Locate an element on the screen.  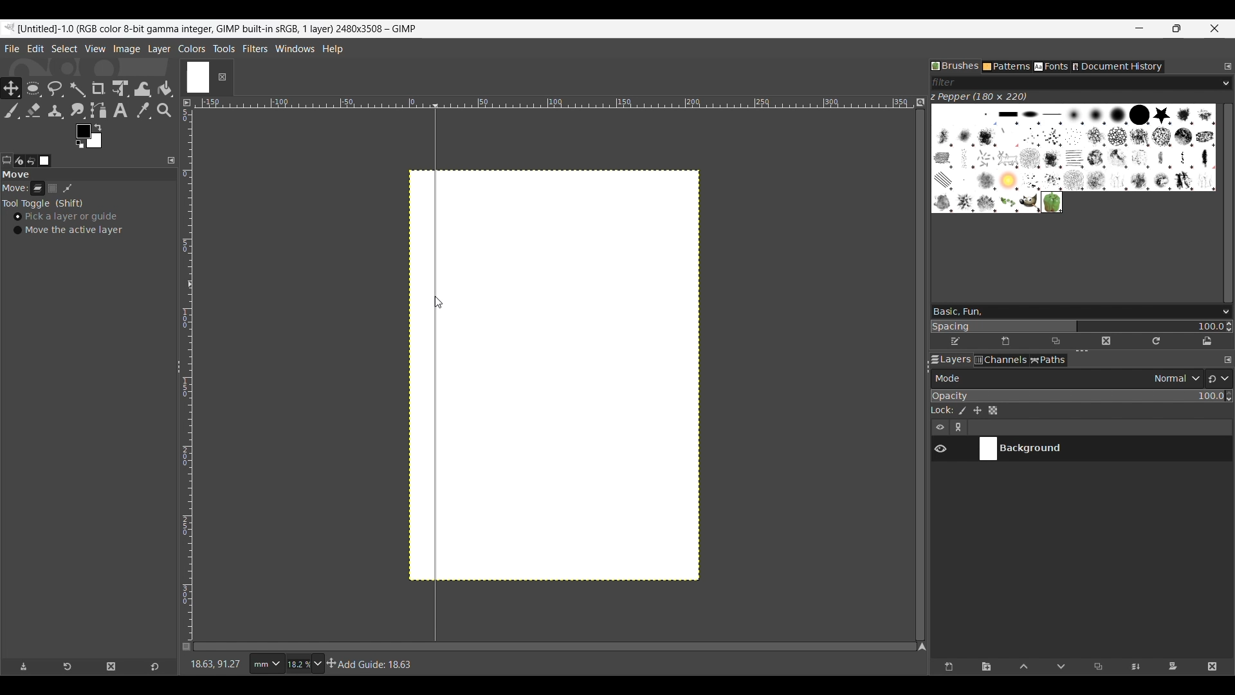
Zoom image when video size changes is located at coordinates (920, 102).